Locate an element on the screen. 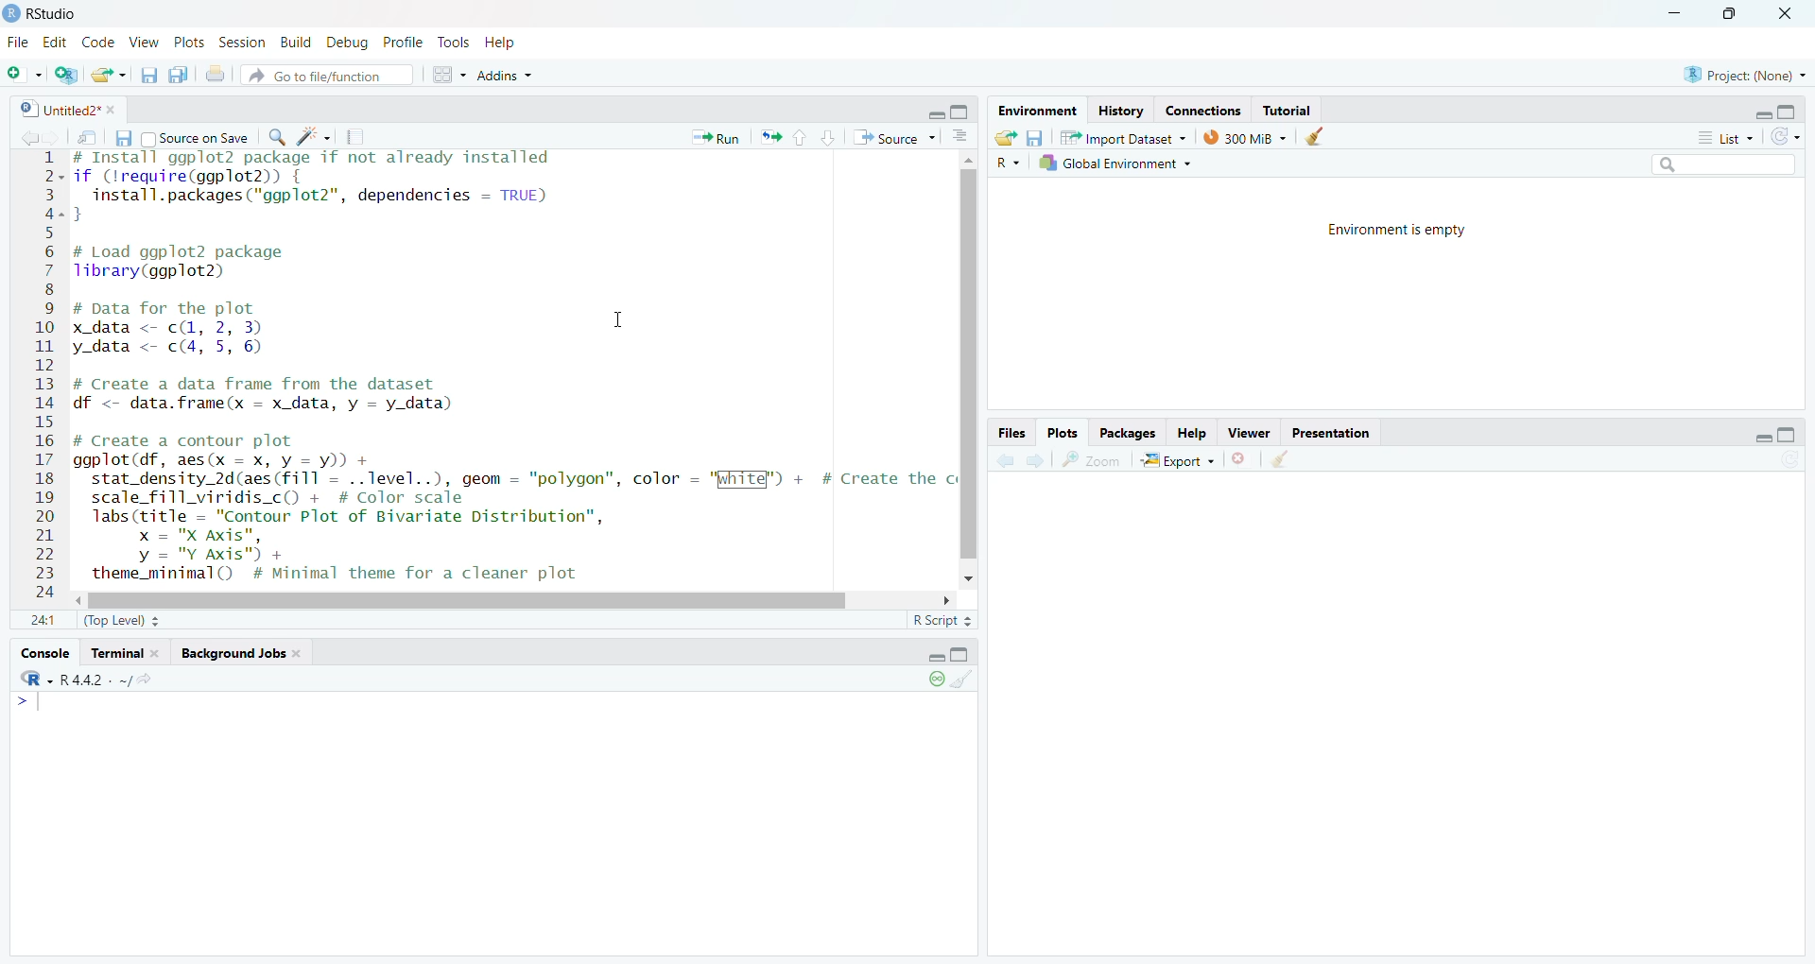 This screenshot has width=1815, height=964. Tools is located at coordinates (453, 43).